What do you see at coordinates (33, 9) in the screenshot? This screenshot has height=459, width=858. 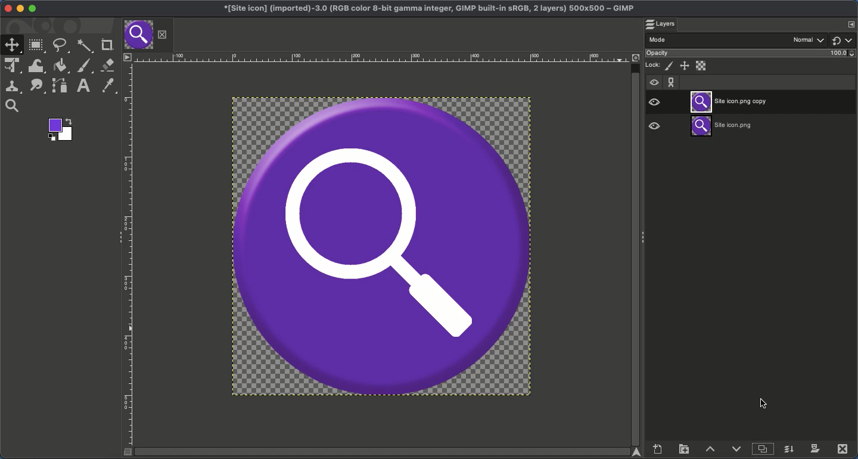 I see `Maximize` at bounding box center [33, 9].